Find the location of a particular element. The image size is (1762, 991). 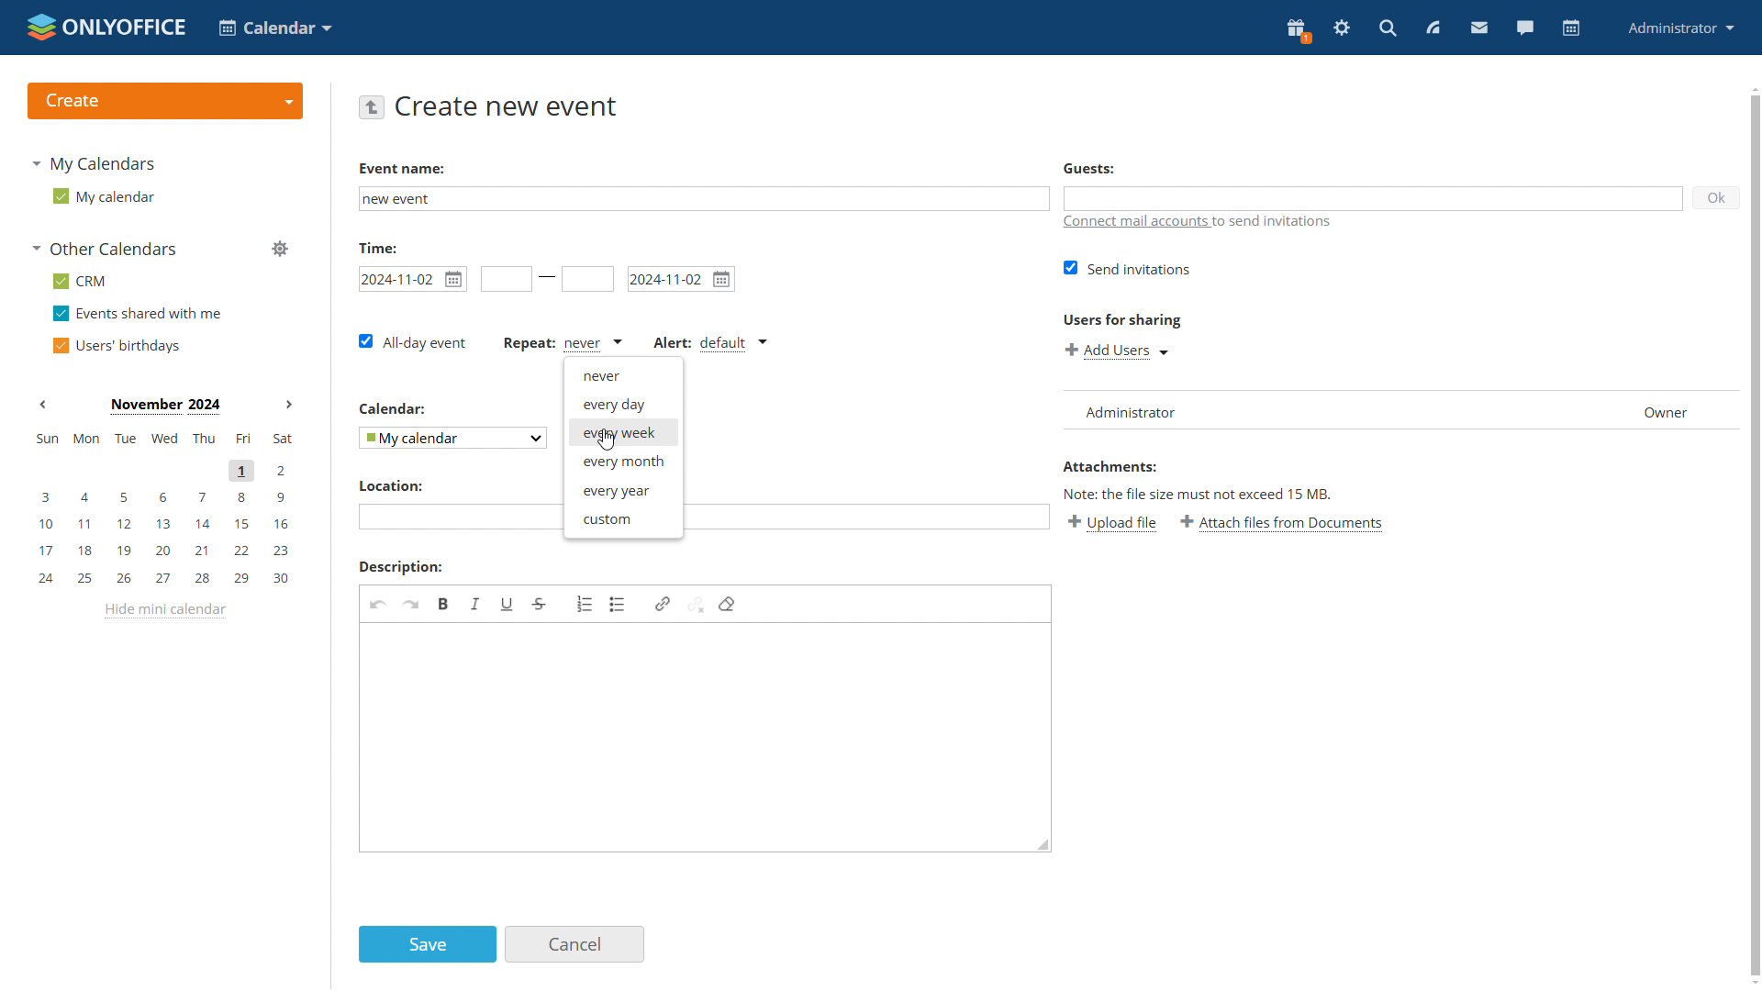

view is located at coordinates (1433, 28).